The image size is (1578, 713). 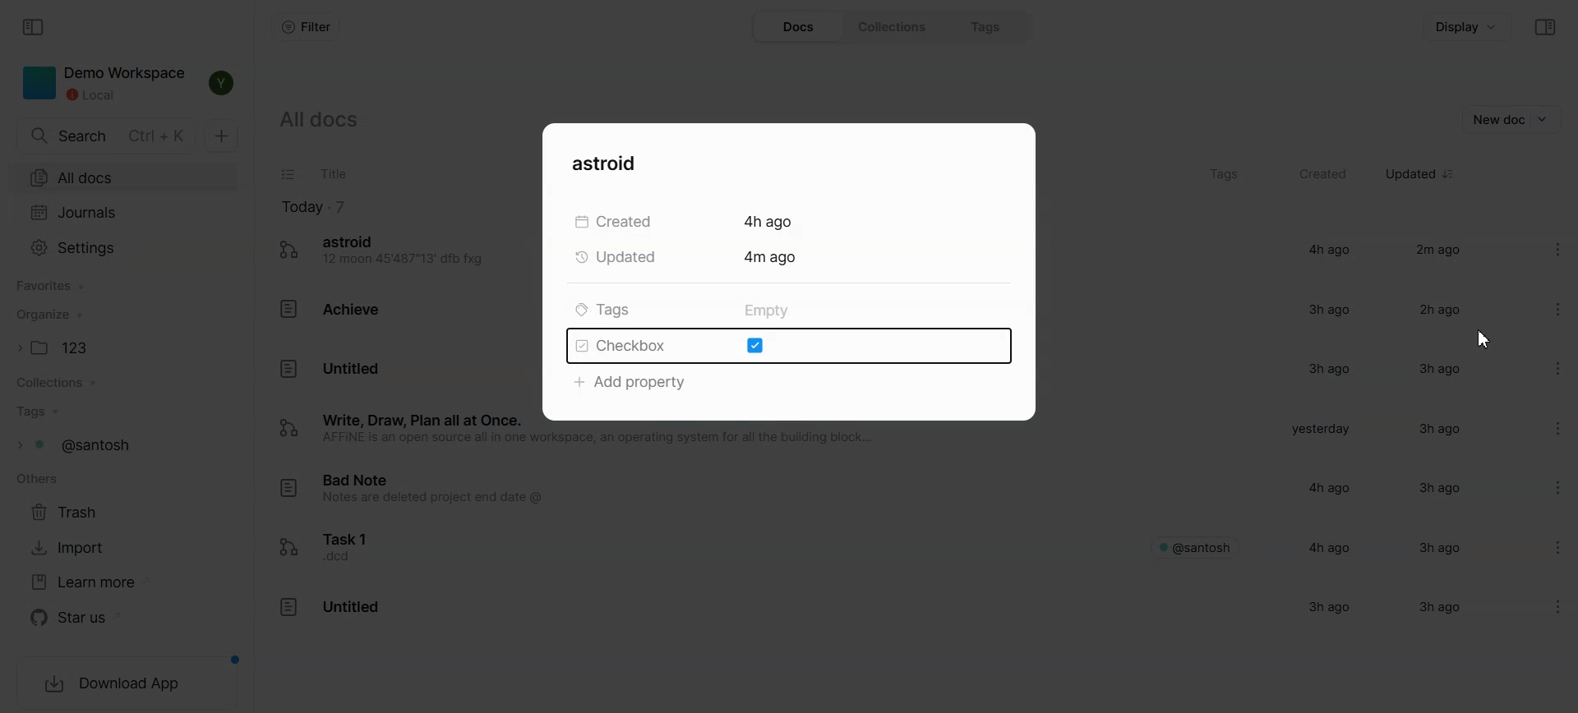 I want to click on Settings, so click(x=125, y=246).